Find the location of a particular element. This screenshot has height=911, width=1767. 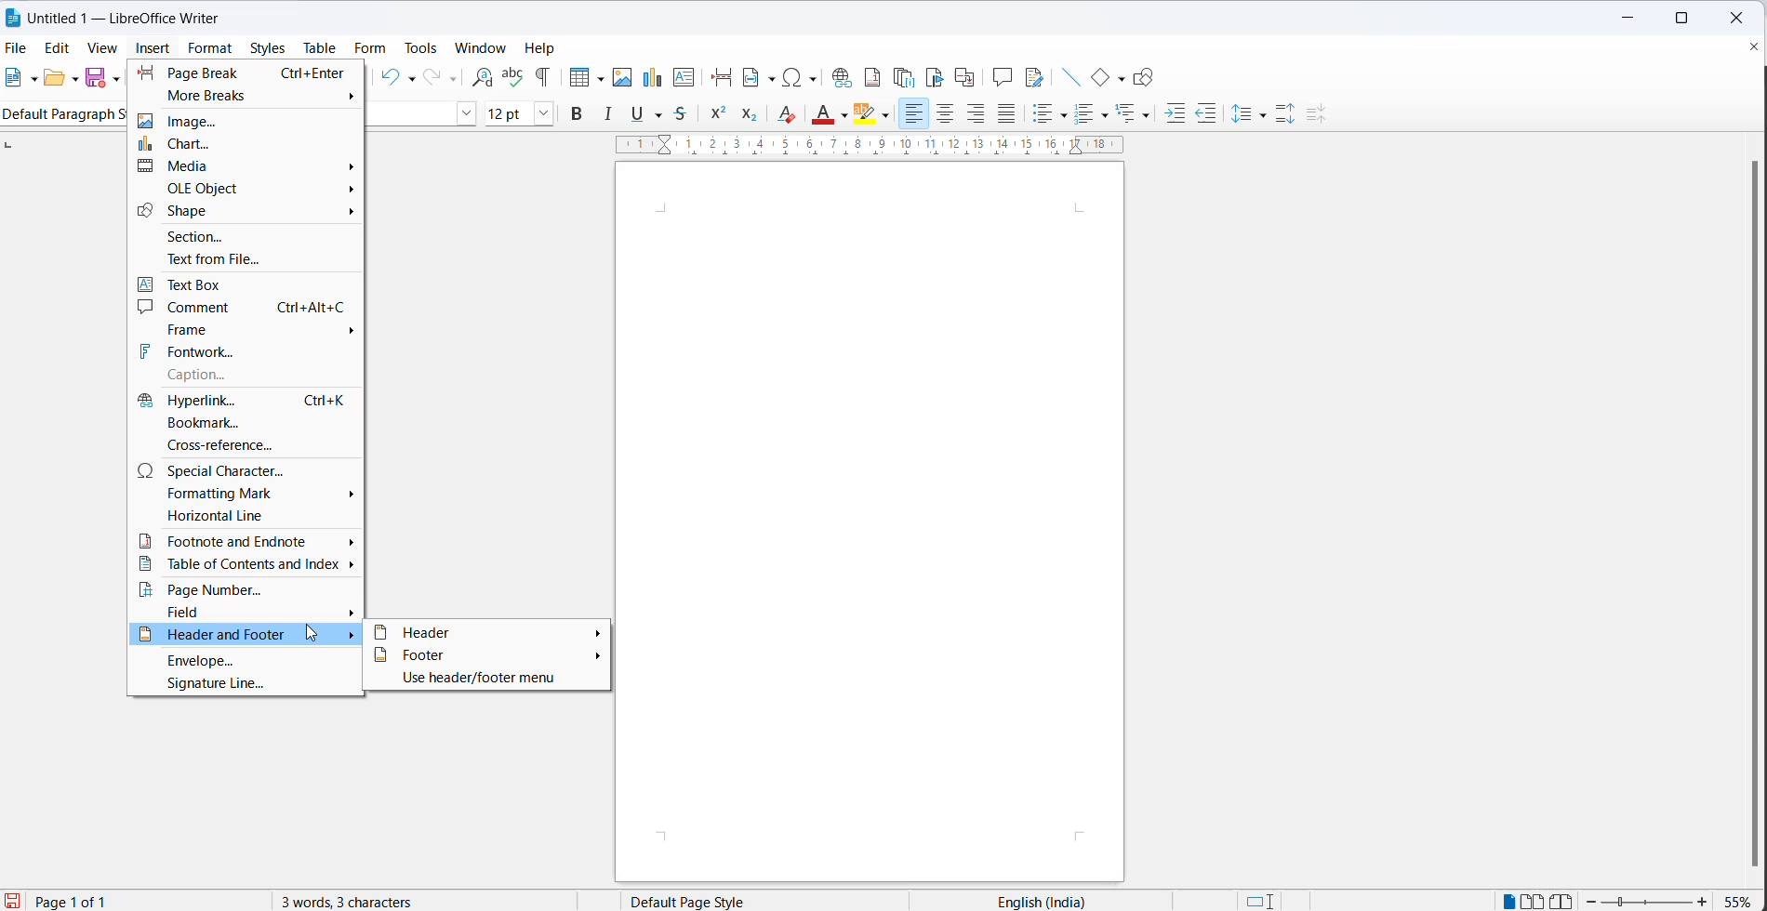

zoom slider is located at coordinates (1647, 903).